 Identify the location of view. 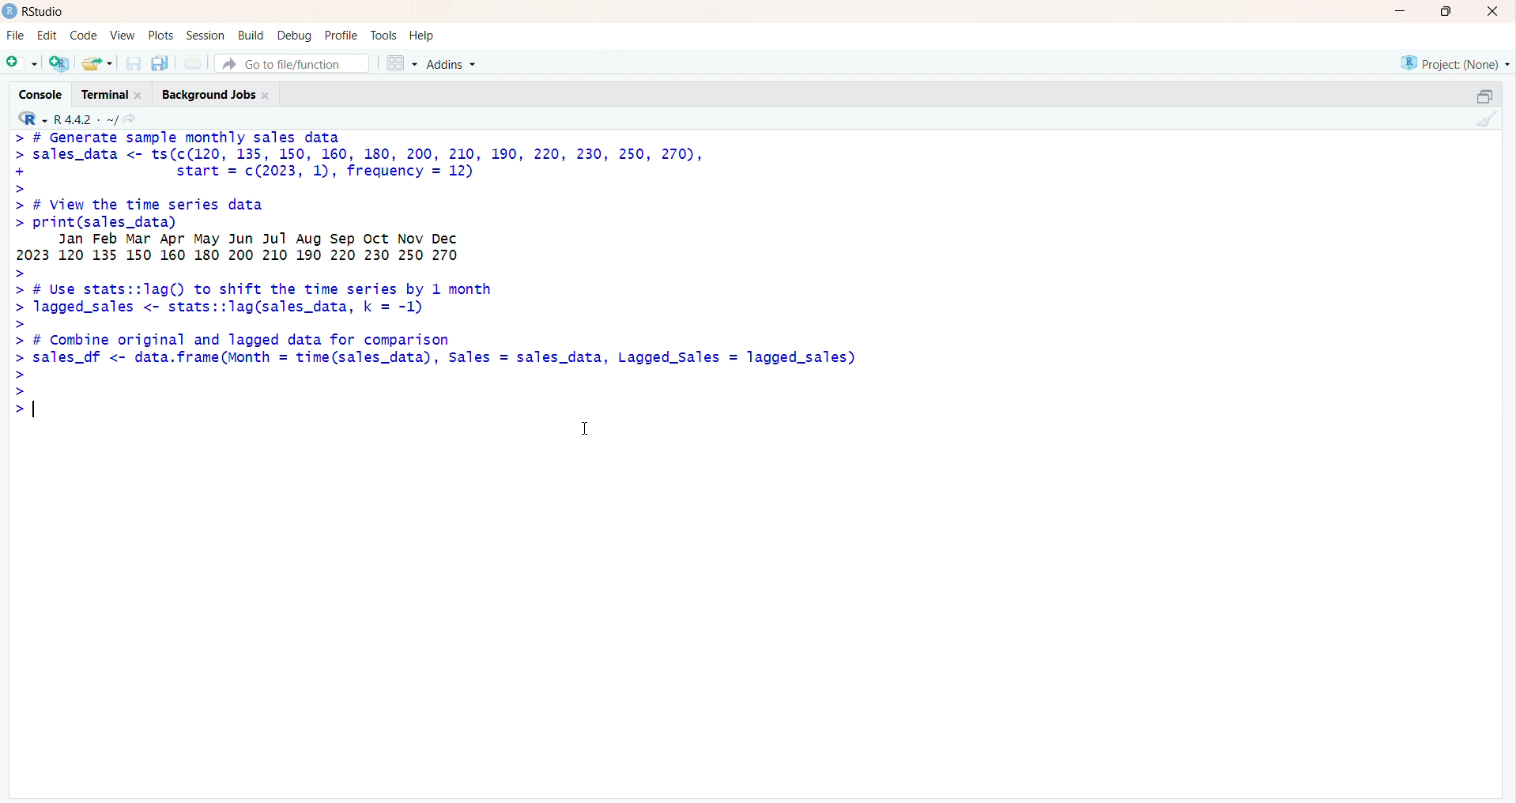
(122, 35).